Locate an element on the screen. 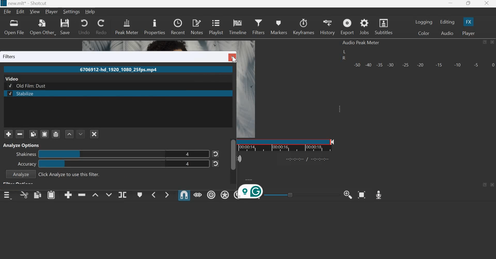 This screenshot has height=259, width=496. Left is located at coordinates (344, 51).